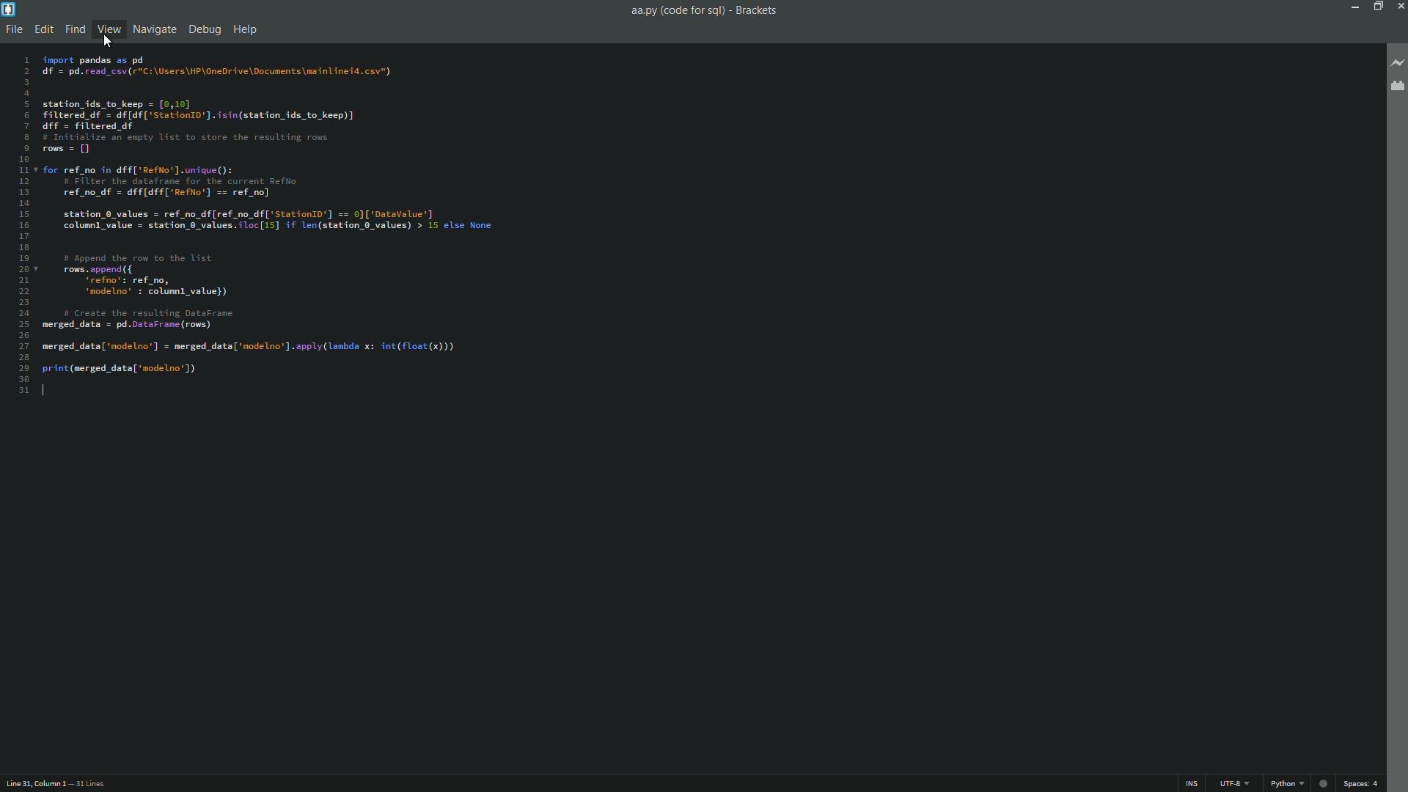 The width and height of the screenshot is (1408, 792). What do you see at coordinates (108, 28) in the screenshot?
I see `view menu` at bounding box center [108, 28].